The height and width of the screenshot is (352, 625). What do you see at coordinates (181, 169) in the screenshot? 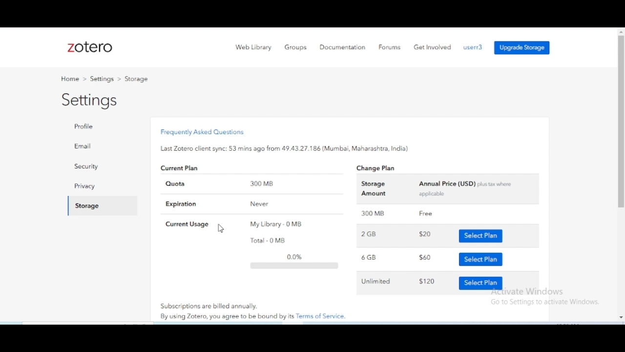
I see `current plan` at bounding box center [181, 169].